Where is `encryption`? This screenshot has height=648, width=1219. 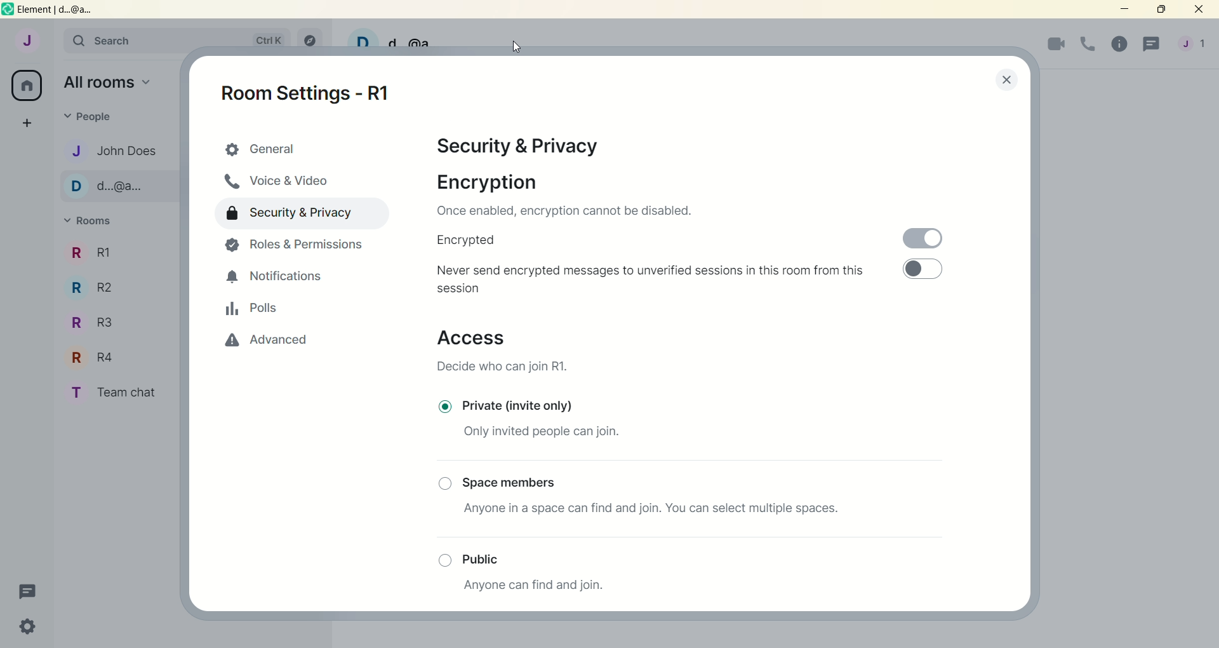 encryption is located at coordinates (483, 181).